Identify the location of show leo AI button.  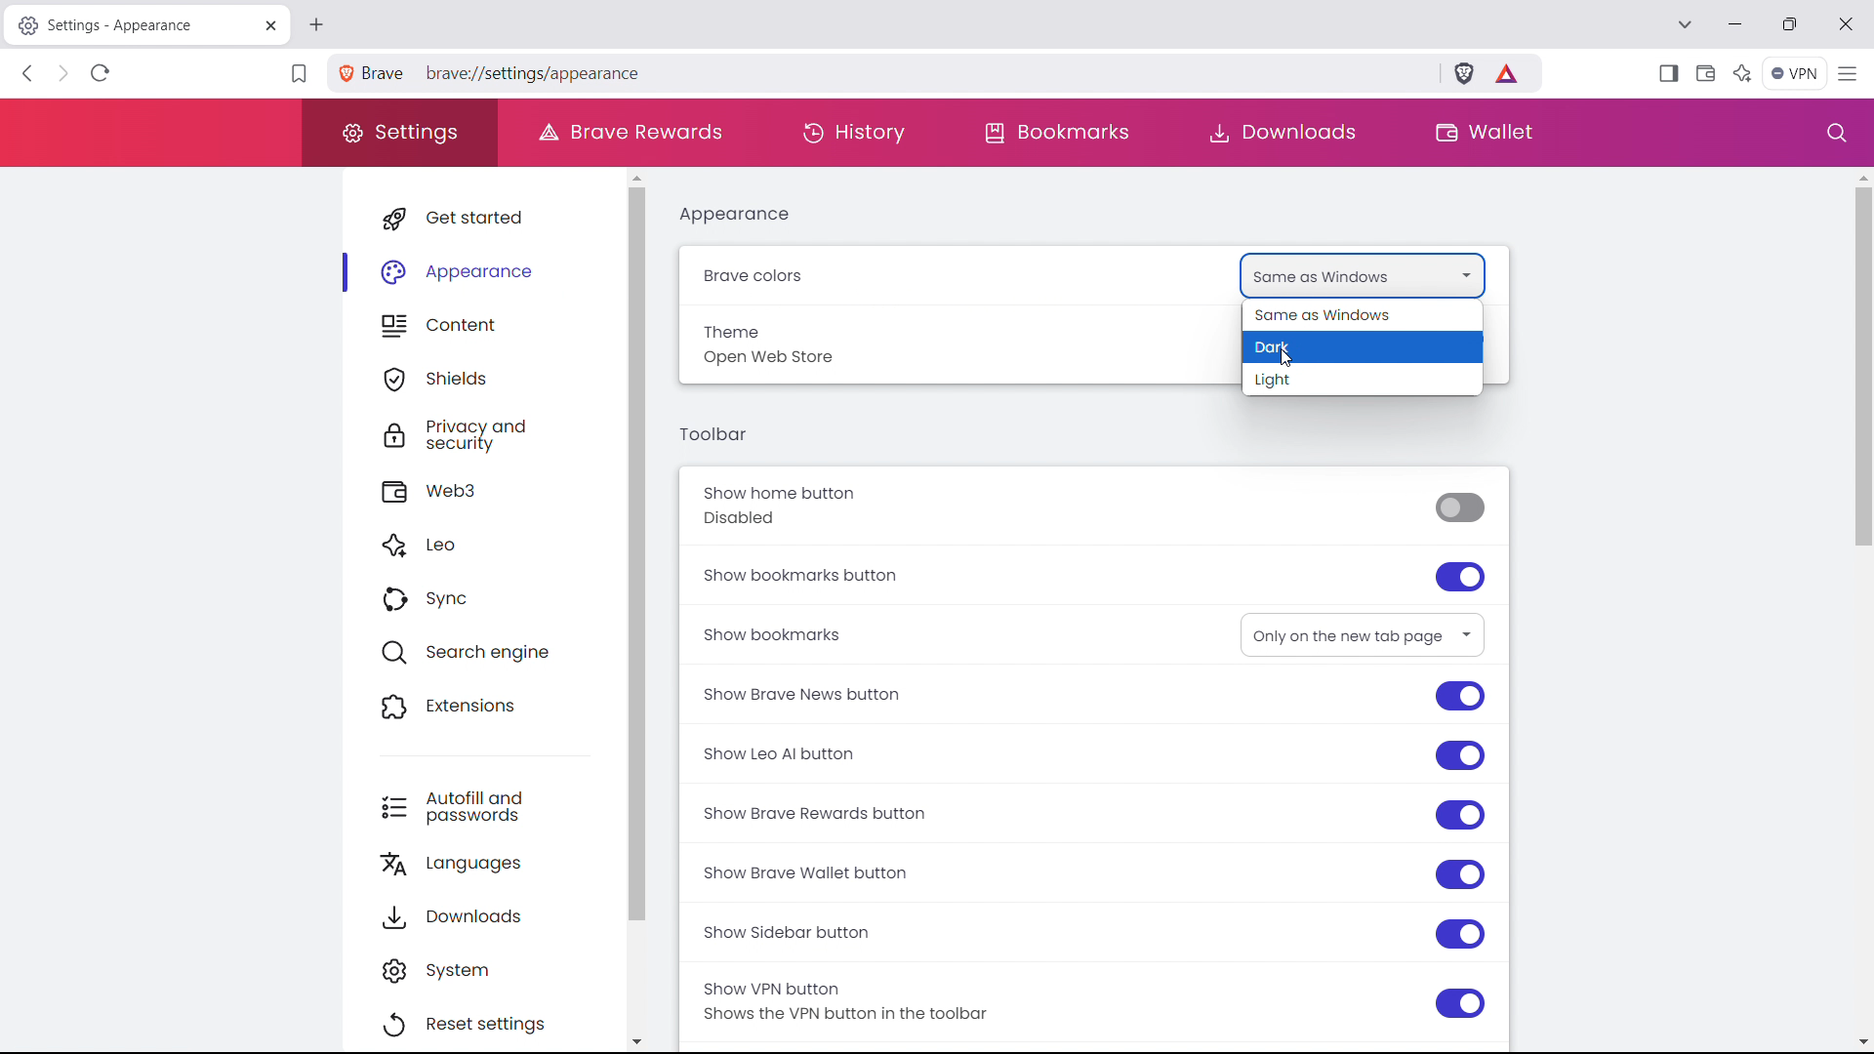
(1092, 754).